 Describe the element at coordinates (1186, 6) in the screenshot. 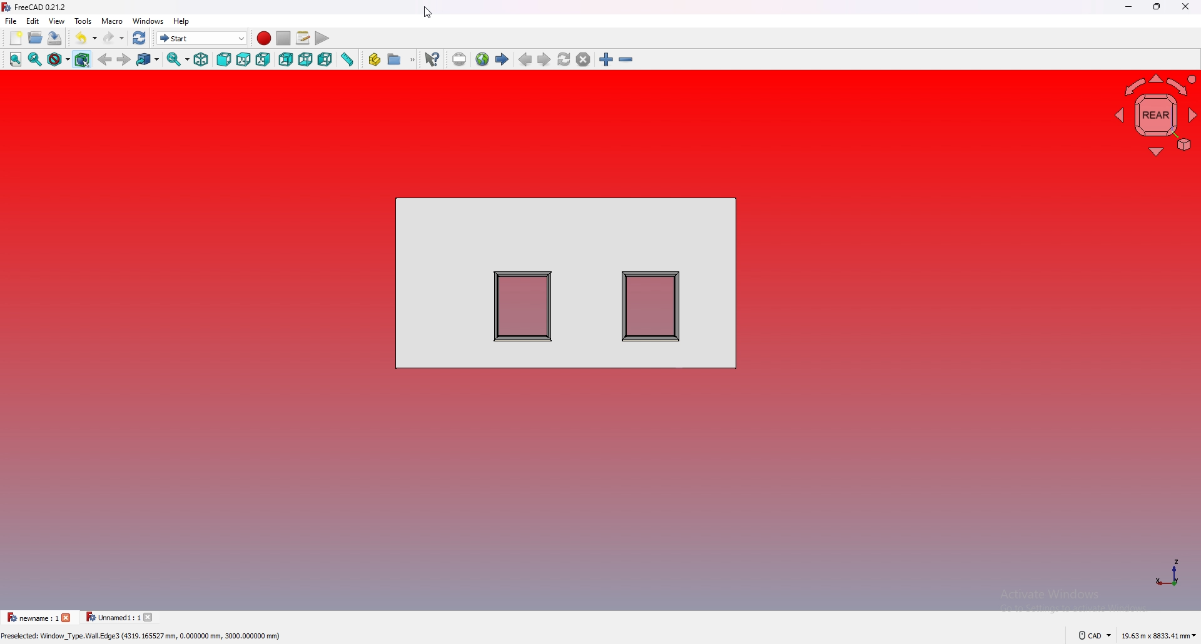

I see `close` at that location.